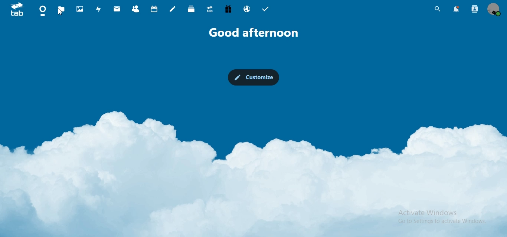  What do you see at coordinates (494, 10) in the screenshot?
I see `manage profile` at bounding box center [494, 10].